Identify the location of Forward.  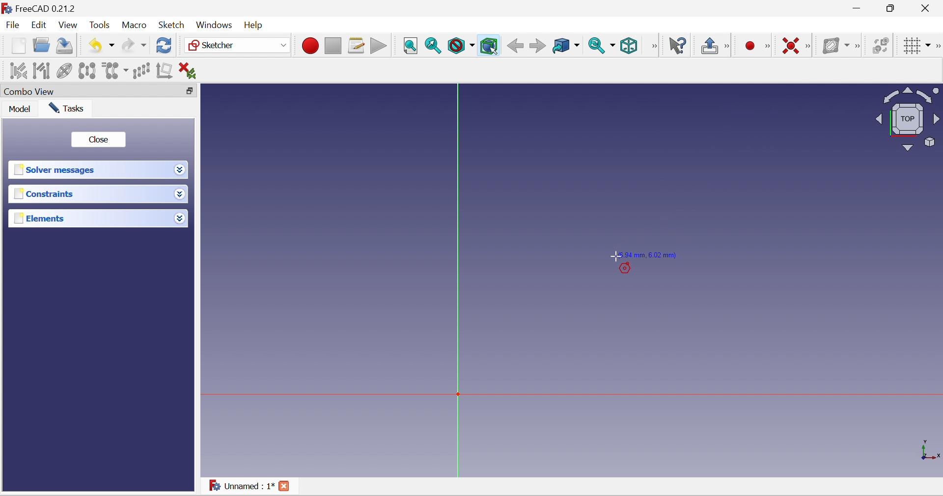
(538, 46).